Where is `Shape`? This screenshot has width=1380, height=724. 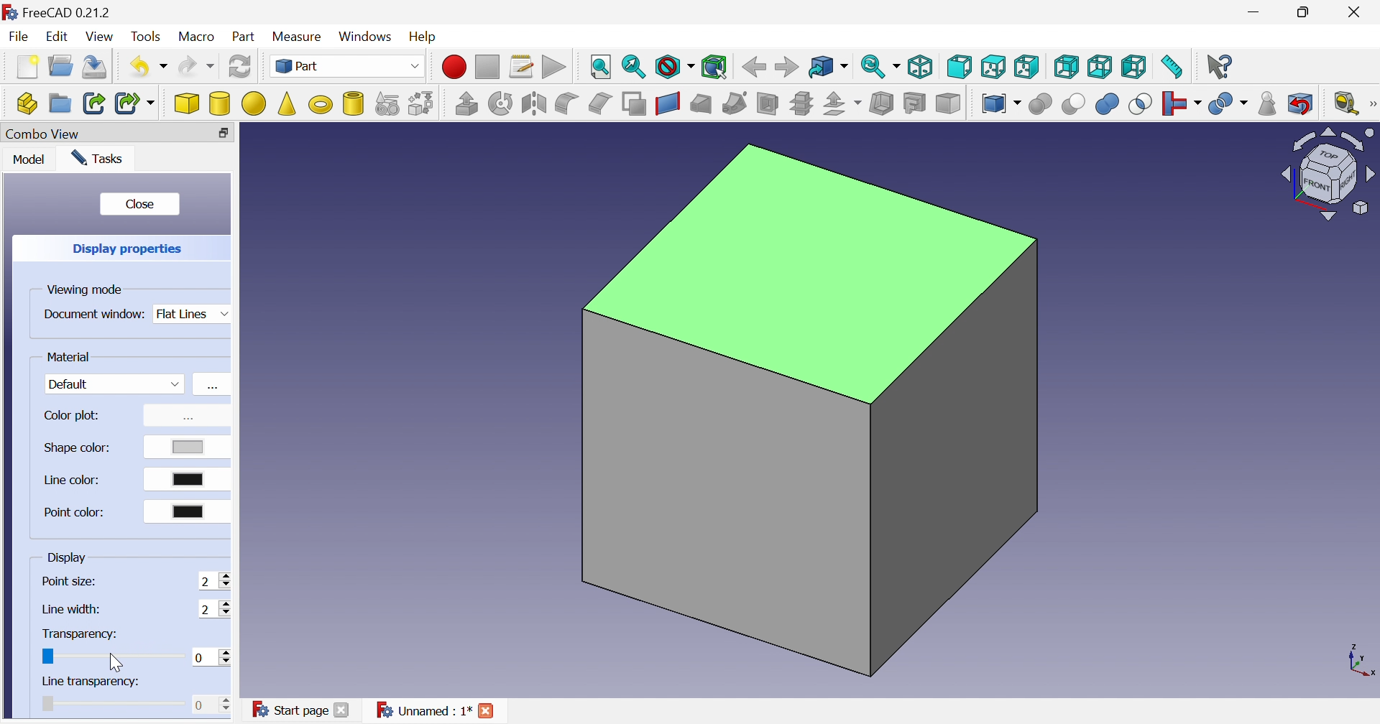
Shape is located at coordinates (1358, 659).